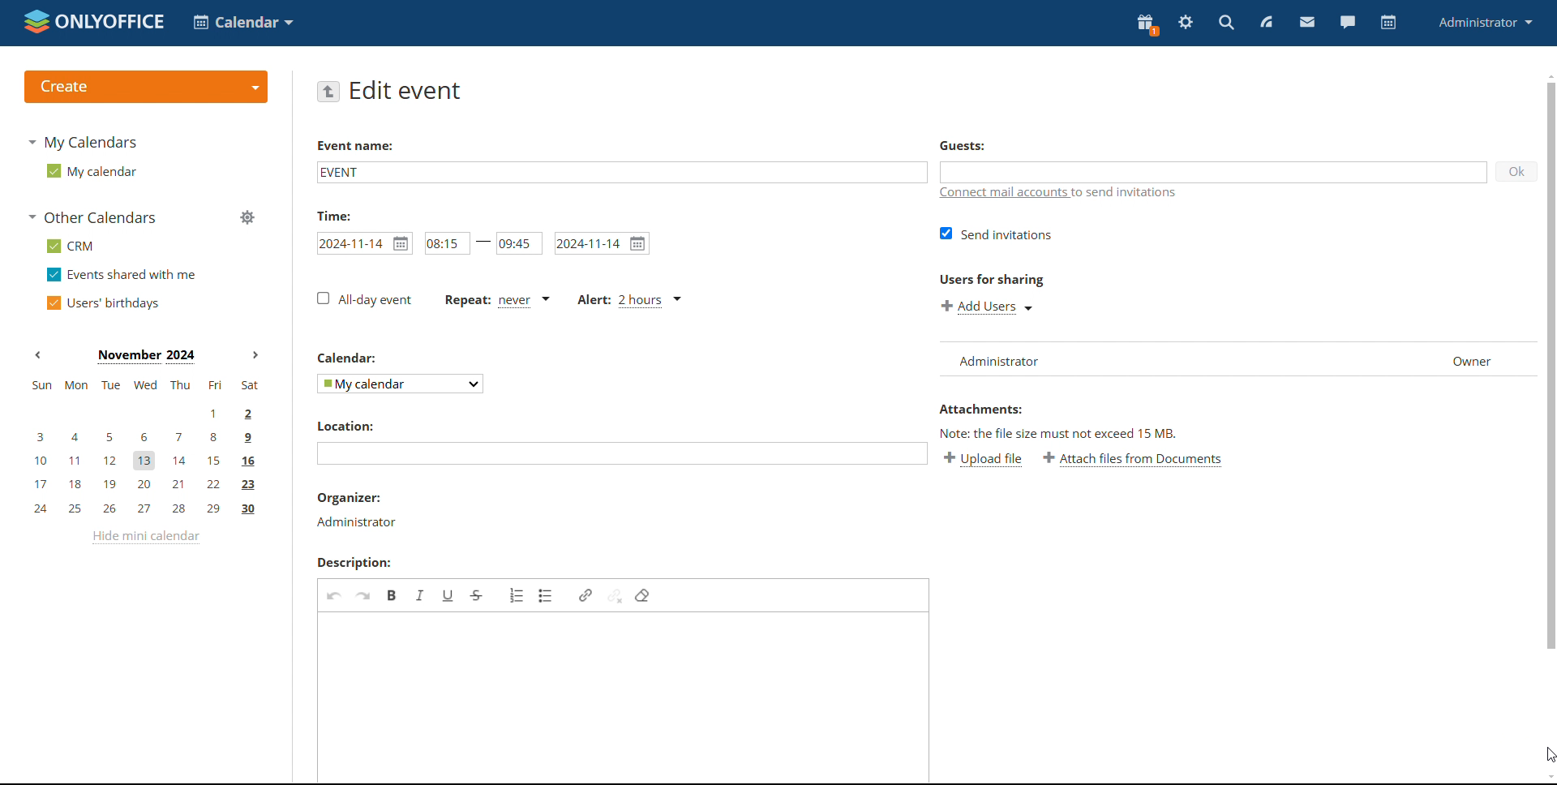 The height and width of the screenshot is (785, 1557). I want to click on remove format, so click(643, 595).